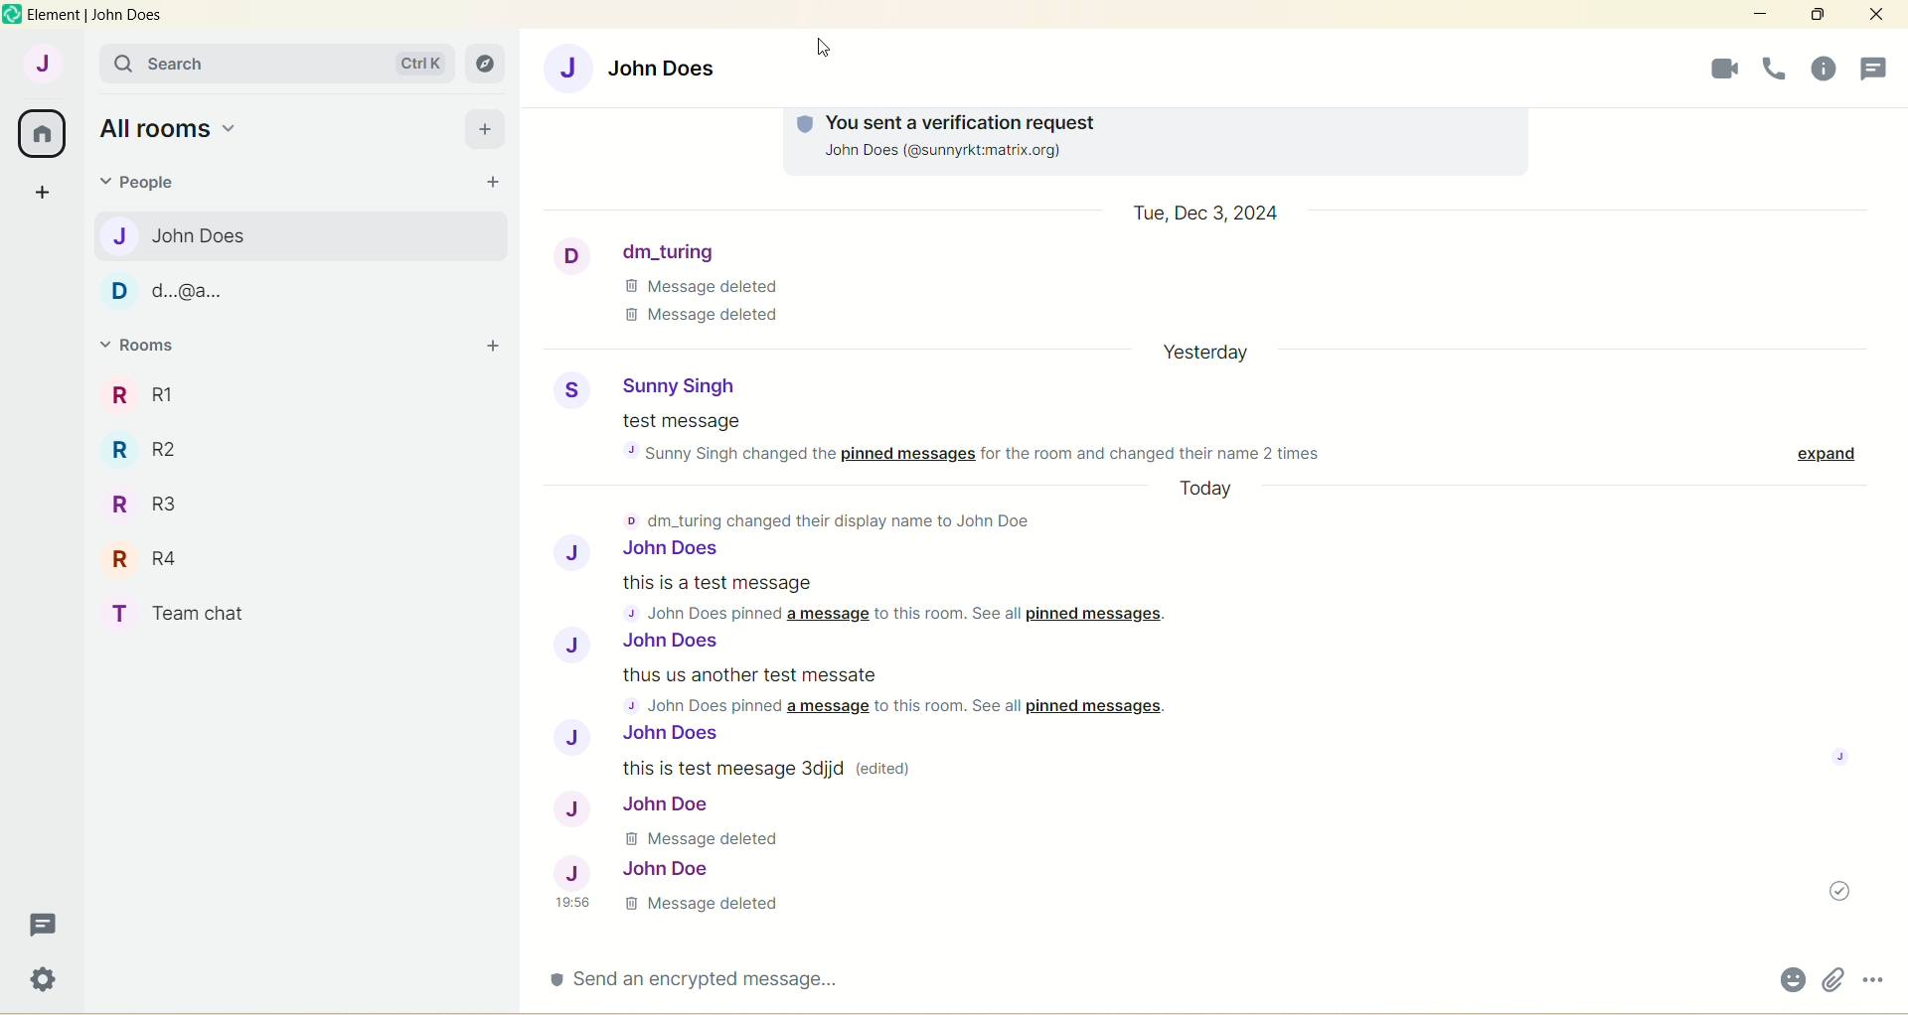  I want to click on people, so click(146, 185).